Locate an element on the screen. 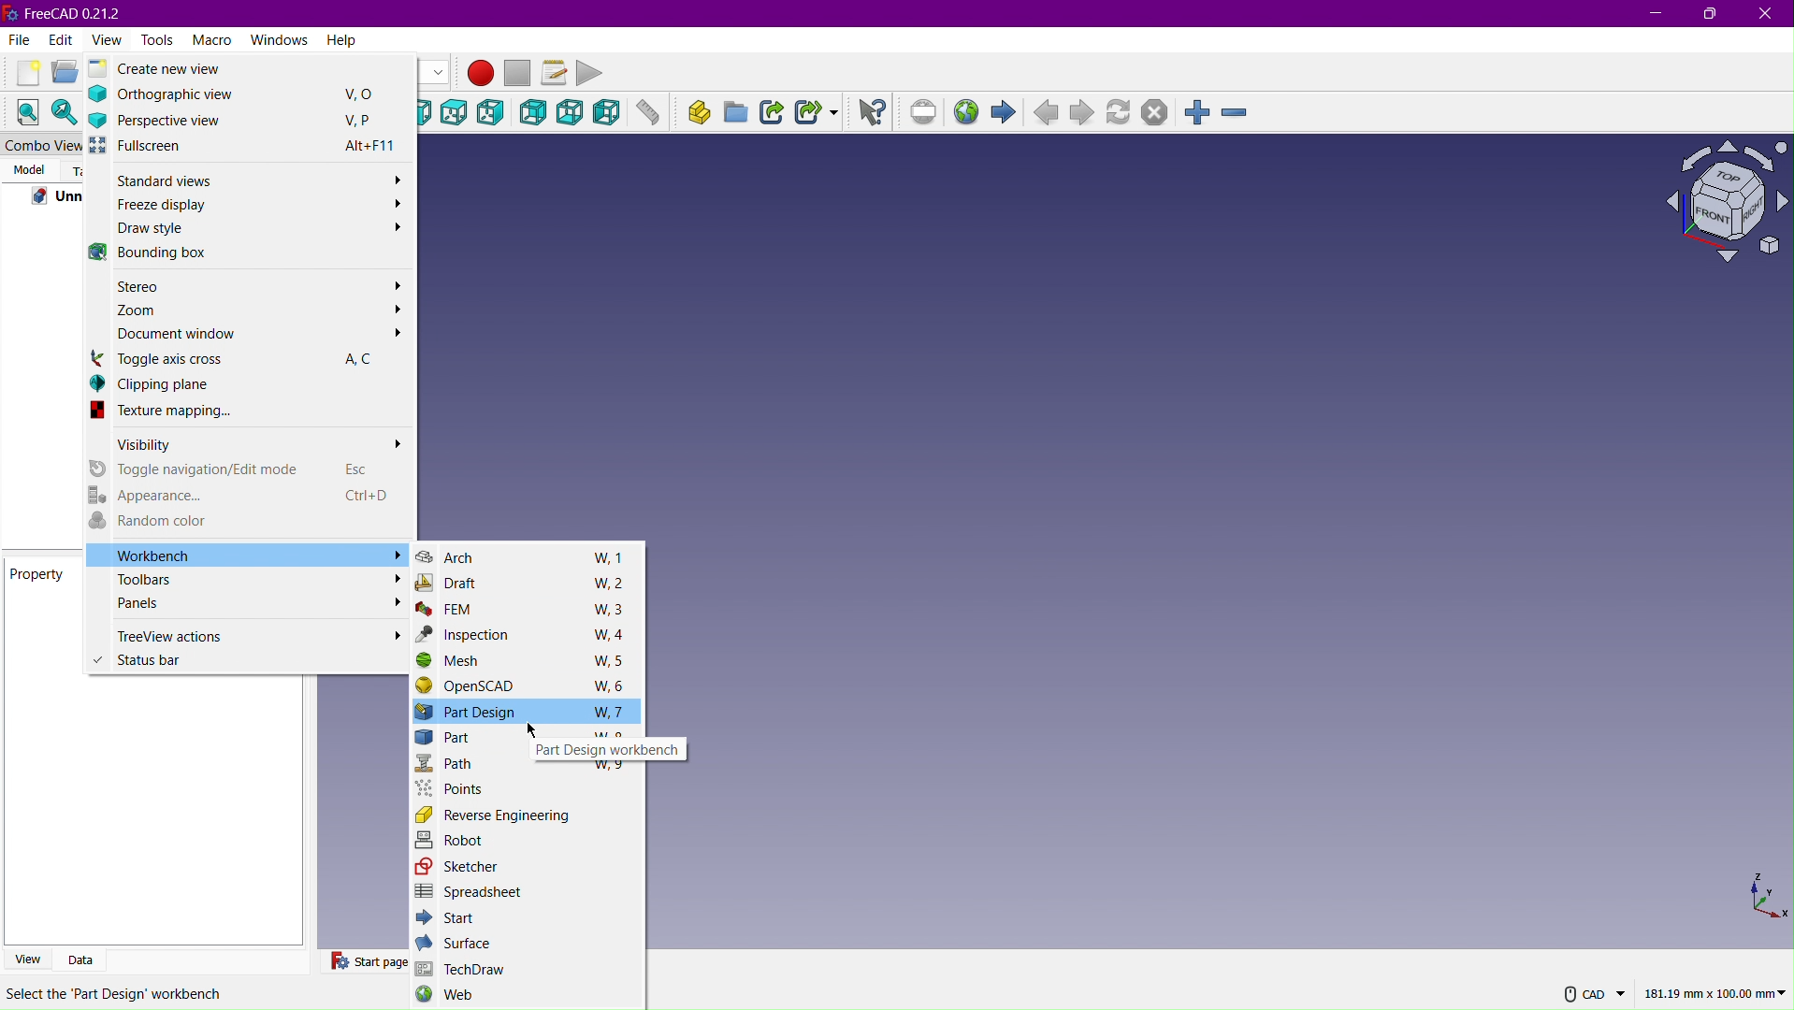 The image size is (1794, 1010). Appearance is located at coordinates (251, 497).